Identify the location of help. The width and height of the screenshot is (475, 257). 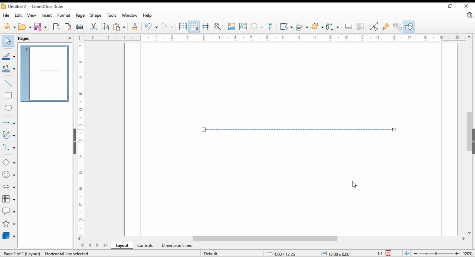
(147, 15).